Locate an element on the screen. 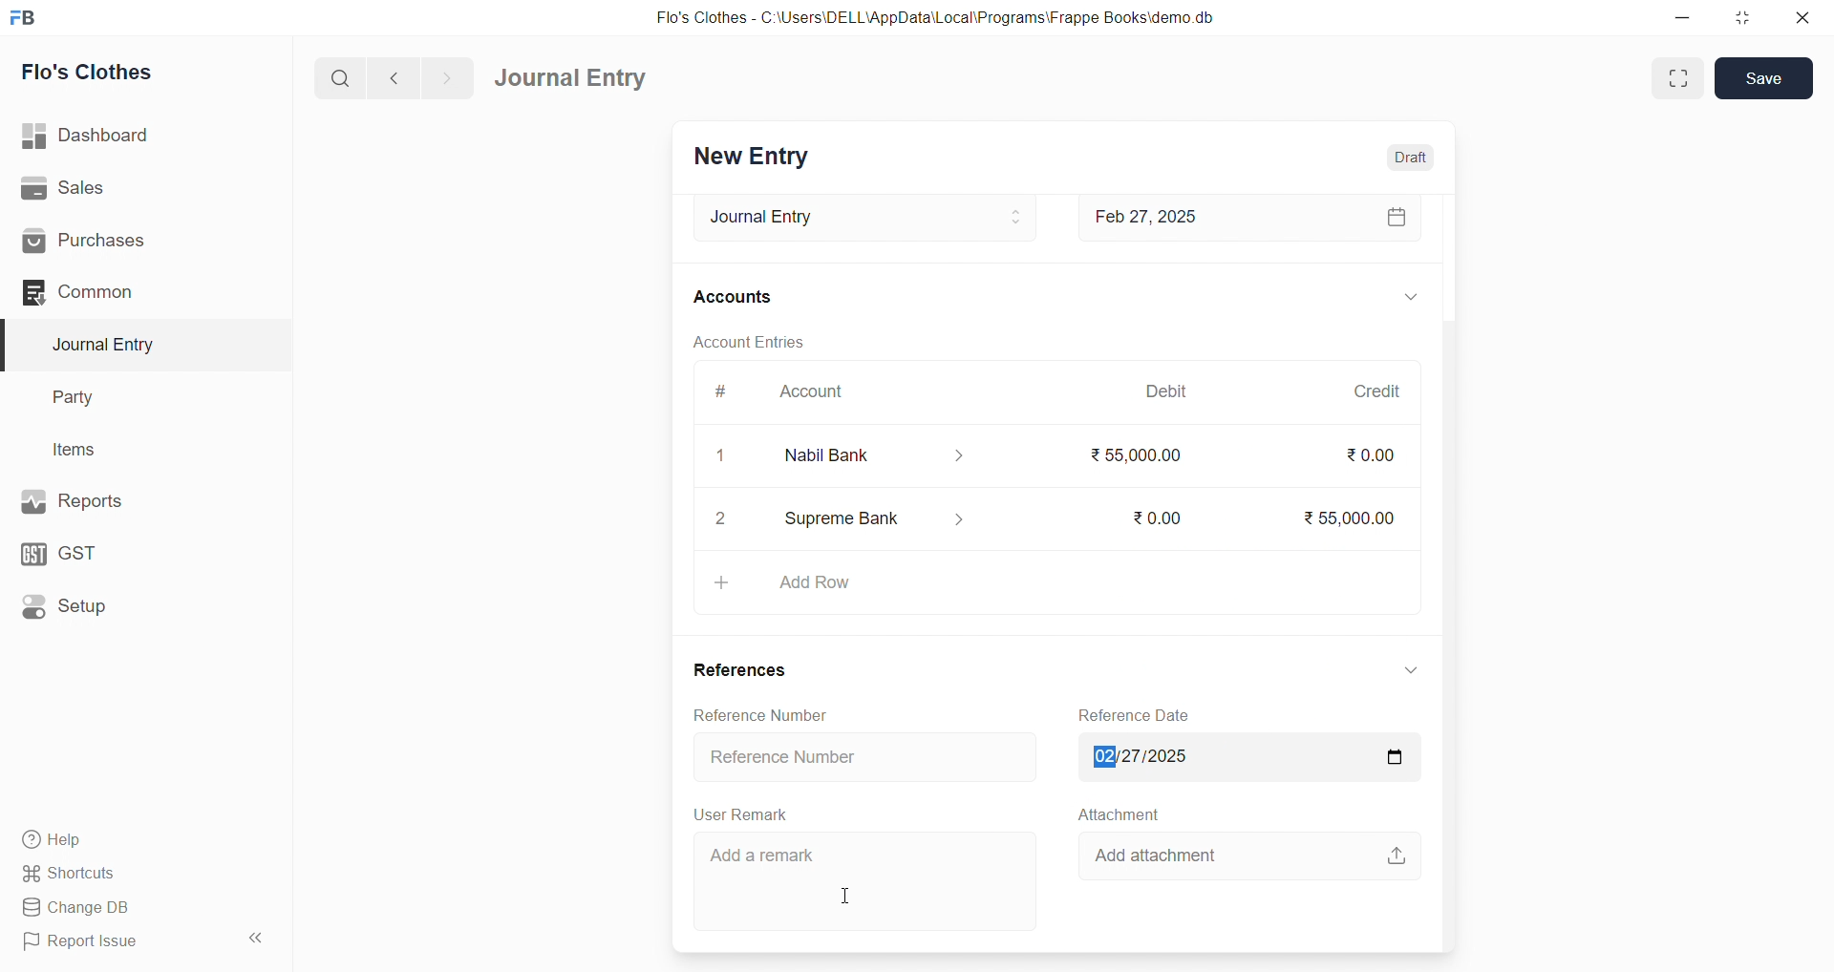 The height and width of the screenshot is (972, 1834). Reference Date is located at coordinates (1139, 713).